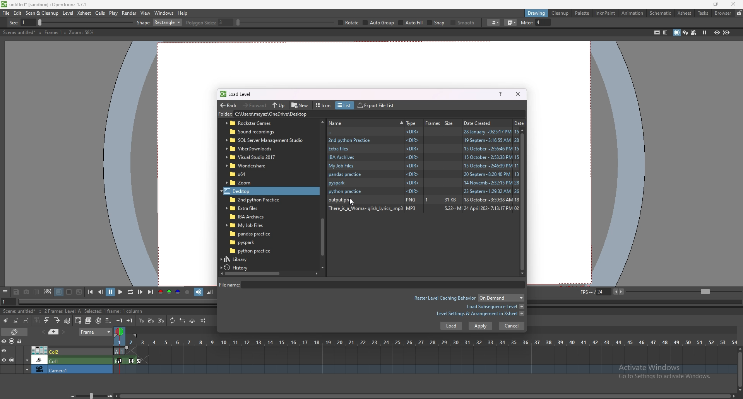 Image resolution: width=743 pixels, height=399 pixels. I want to click on play, so click(114, 13).